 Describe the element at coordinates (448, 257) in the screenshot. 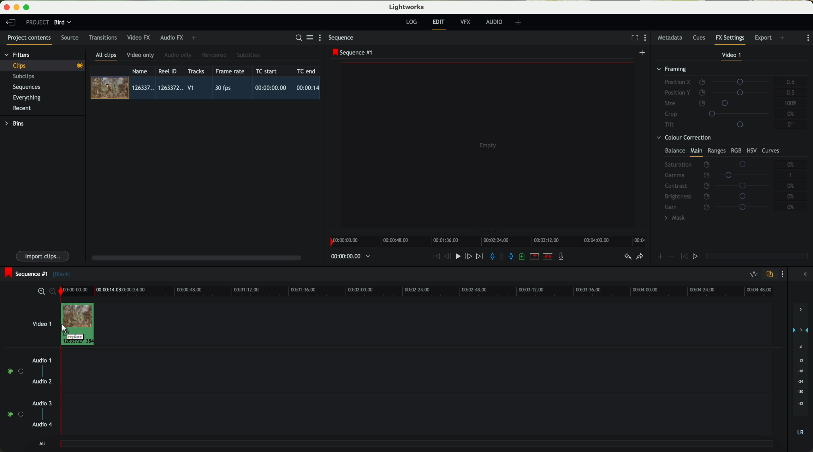

I see `nudge one frame back` at that location.